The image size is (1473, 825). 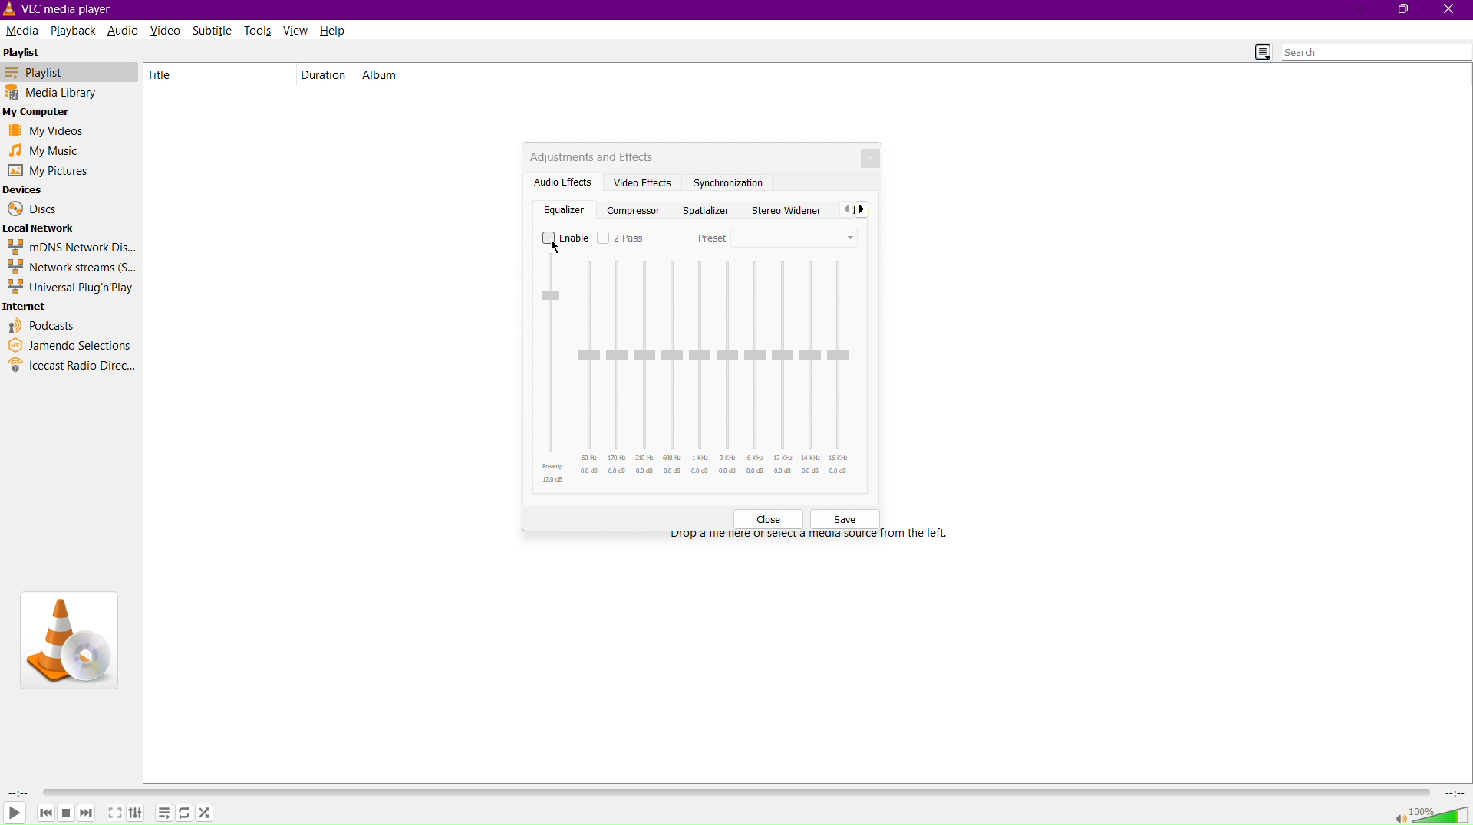 I want to click on Title, so click(x=167, y=74).